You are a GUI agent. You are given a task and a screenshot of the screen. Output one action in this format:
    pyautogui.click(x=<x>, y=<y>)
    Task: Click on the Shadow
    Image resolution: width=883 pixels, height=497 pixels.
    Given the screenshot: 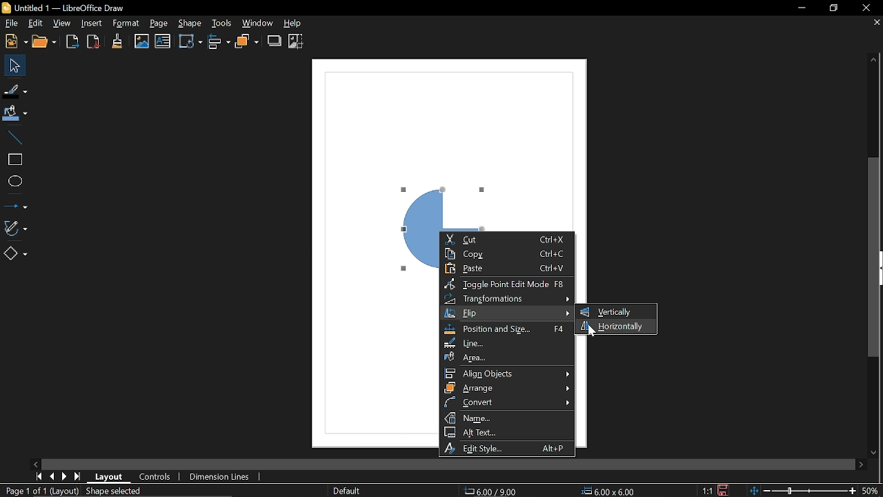 What is the action you would take?
    pyautogui.click(x=275, y=41)
    